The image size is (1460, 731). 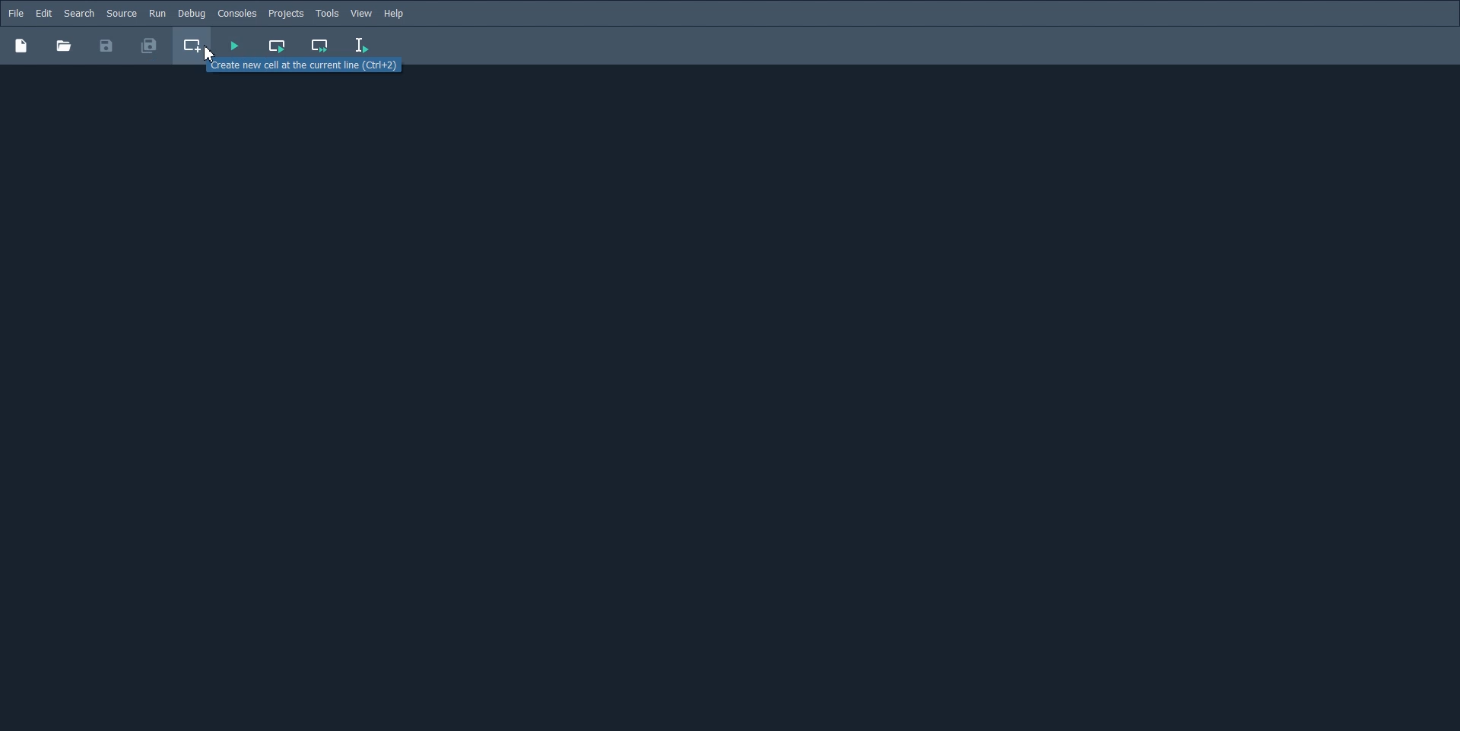 I want to click on Source, so click(x=122, y=13).